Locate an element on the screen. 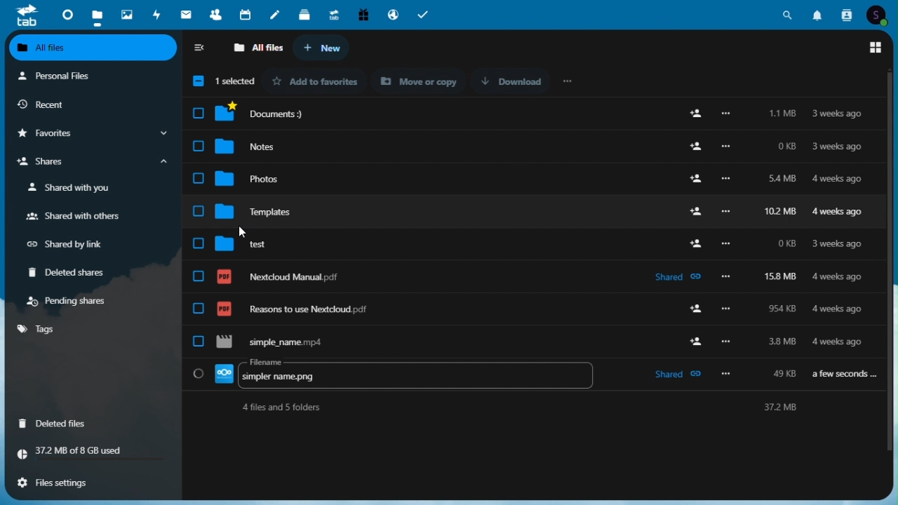  deck is located at coordinates (306, 13).